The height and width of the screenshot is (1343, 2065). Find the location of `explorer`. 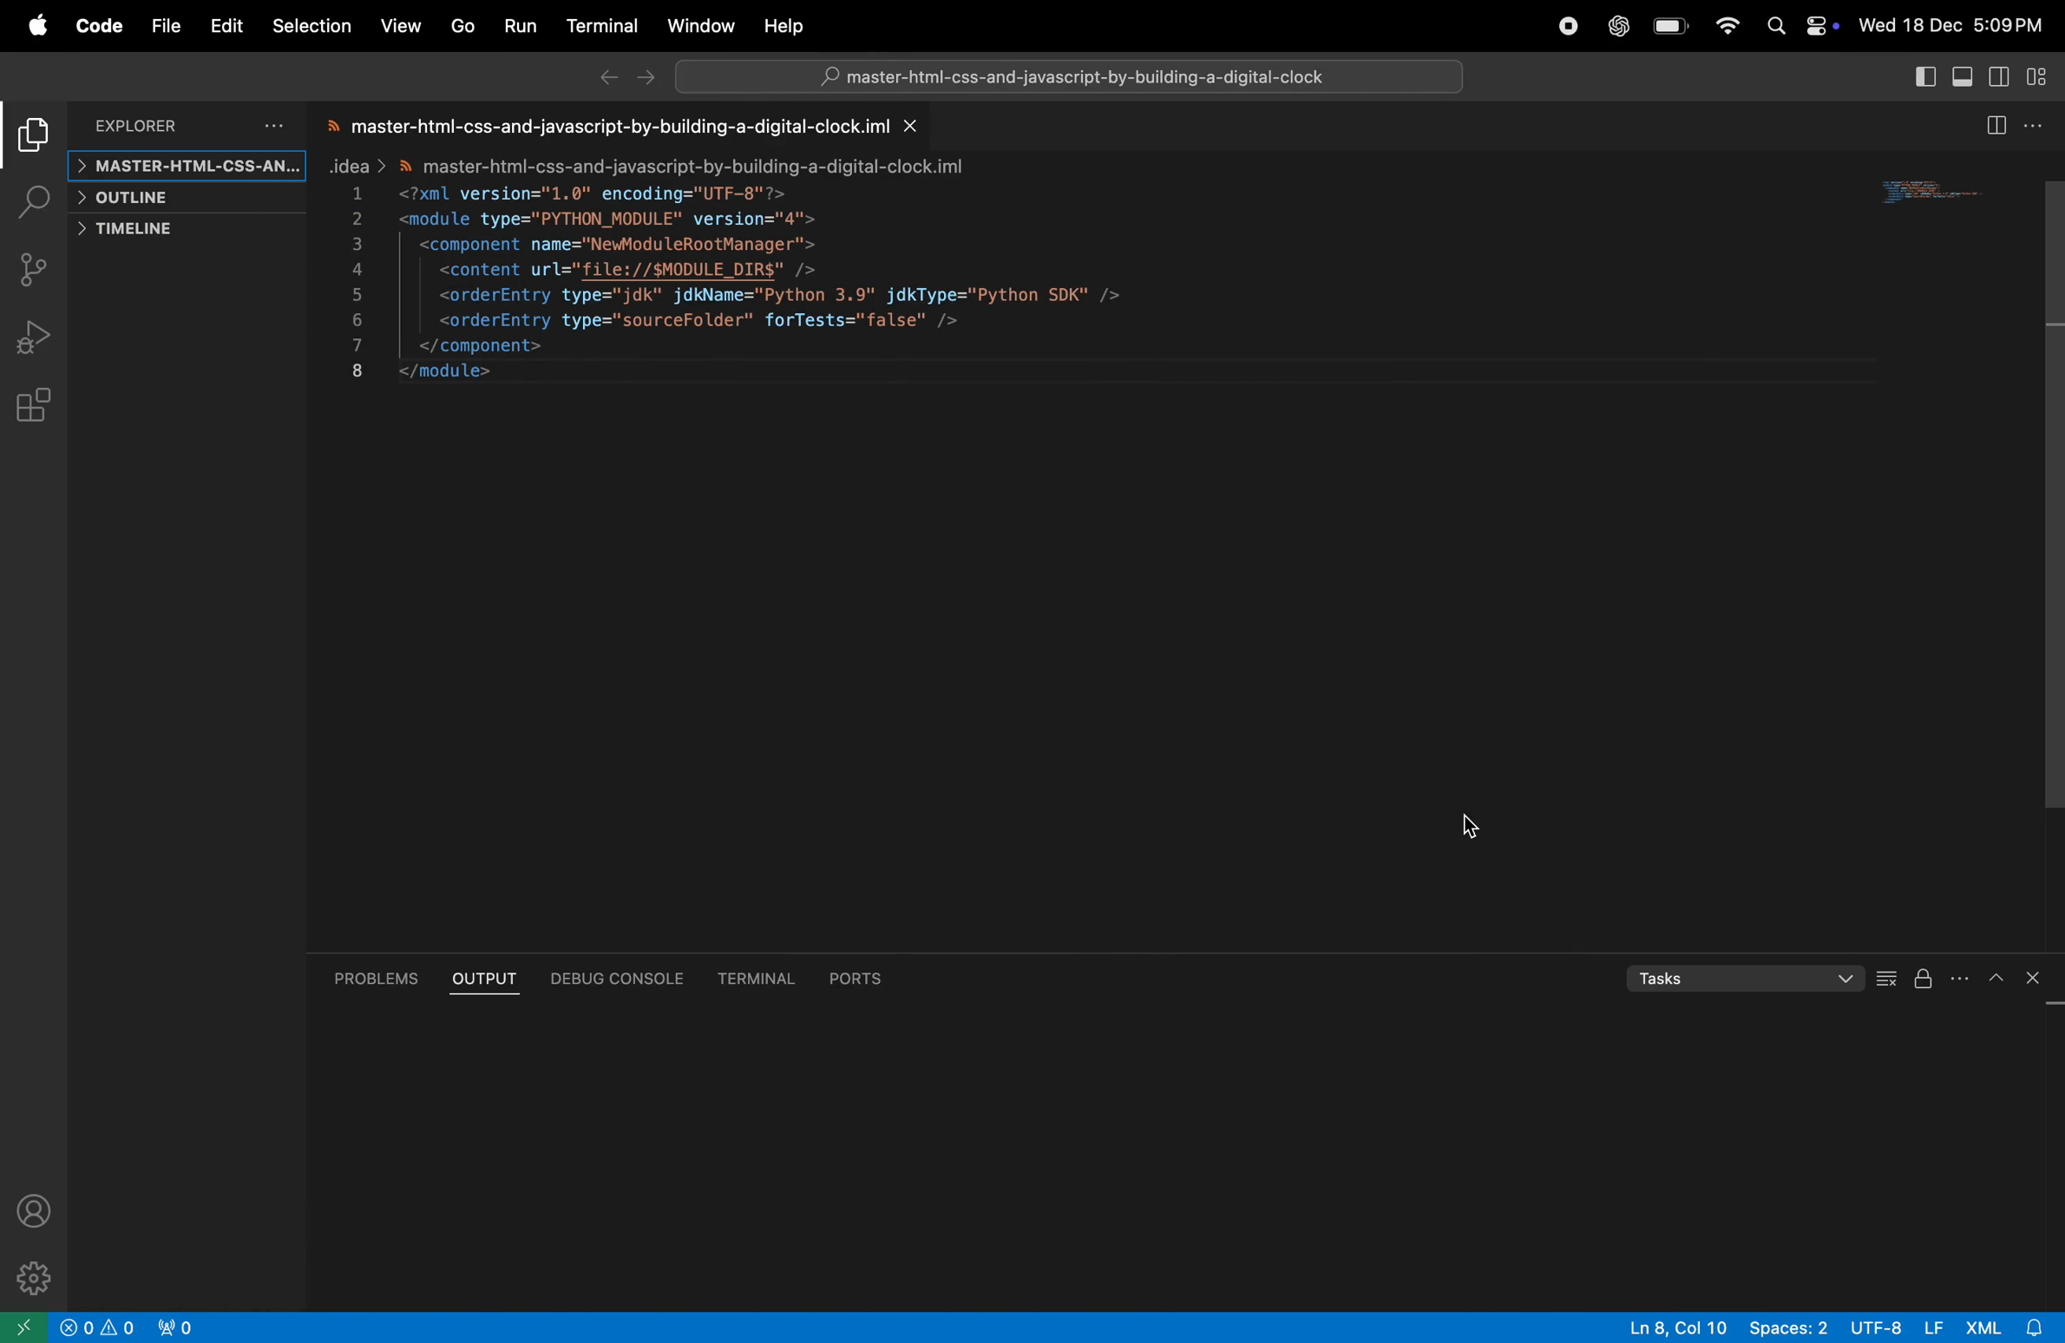

explorer is located at coordinates (140, 123).